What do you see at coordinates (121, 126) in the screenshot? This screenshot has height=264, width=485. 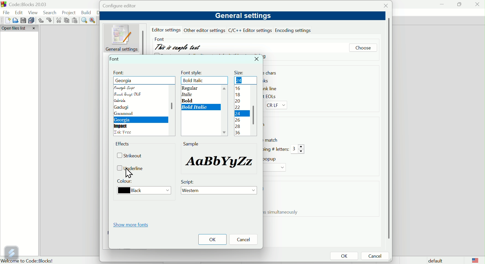 I see `Impact` at bounding box center [121, 126].